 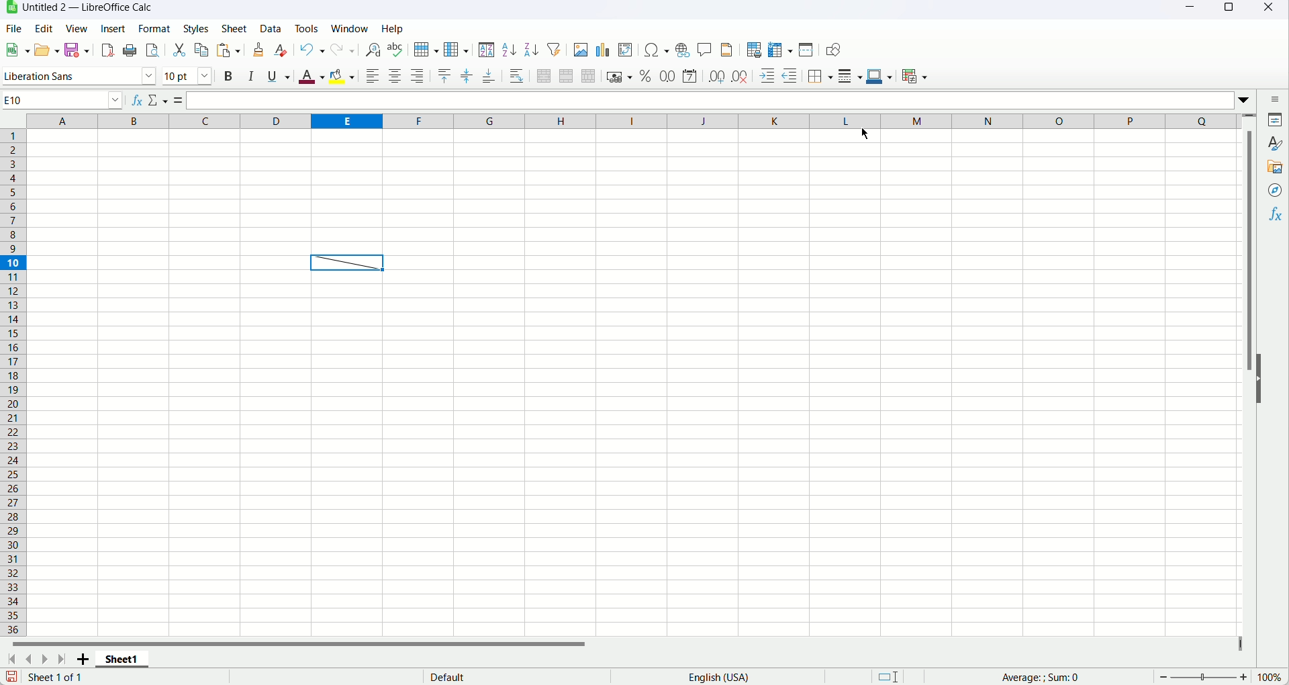 What do you see at coordinates (418, 75) in the screenshot?
I see `Align right` at bounding box center [418, 75].